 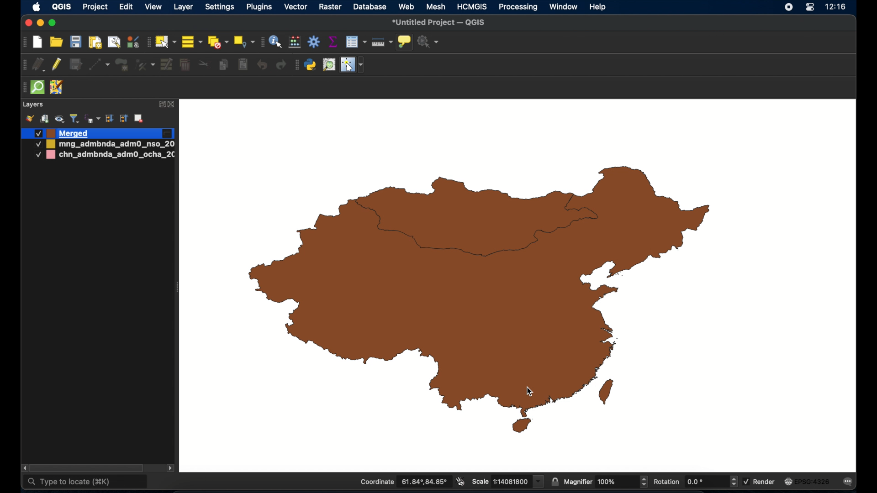 What do you see at coordinates (37, 7) in the screenshot?
I see `apple icon` at bounding box center [37, 7].